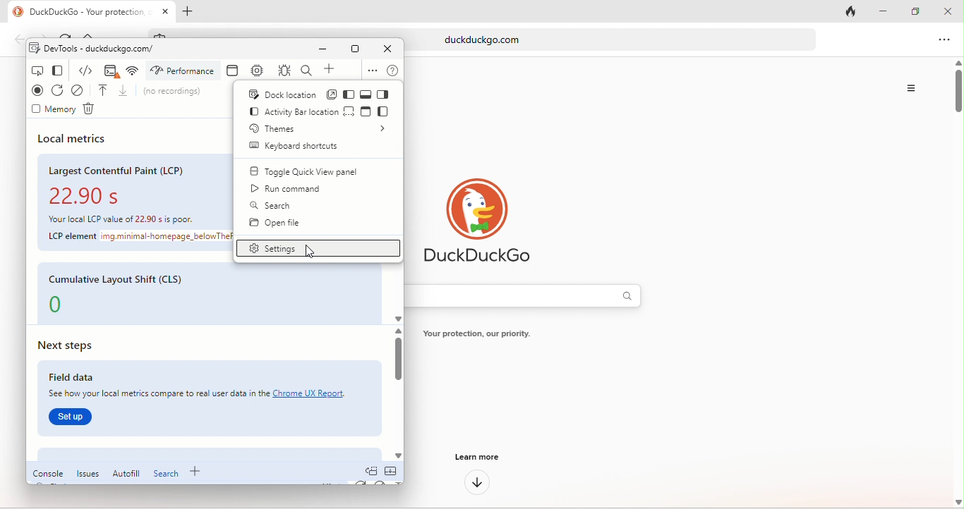 This screenshot has height=509, width=964. Describe the element at coordinates (277, 206) in the screenshot. I see `search` at that location.